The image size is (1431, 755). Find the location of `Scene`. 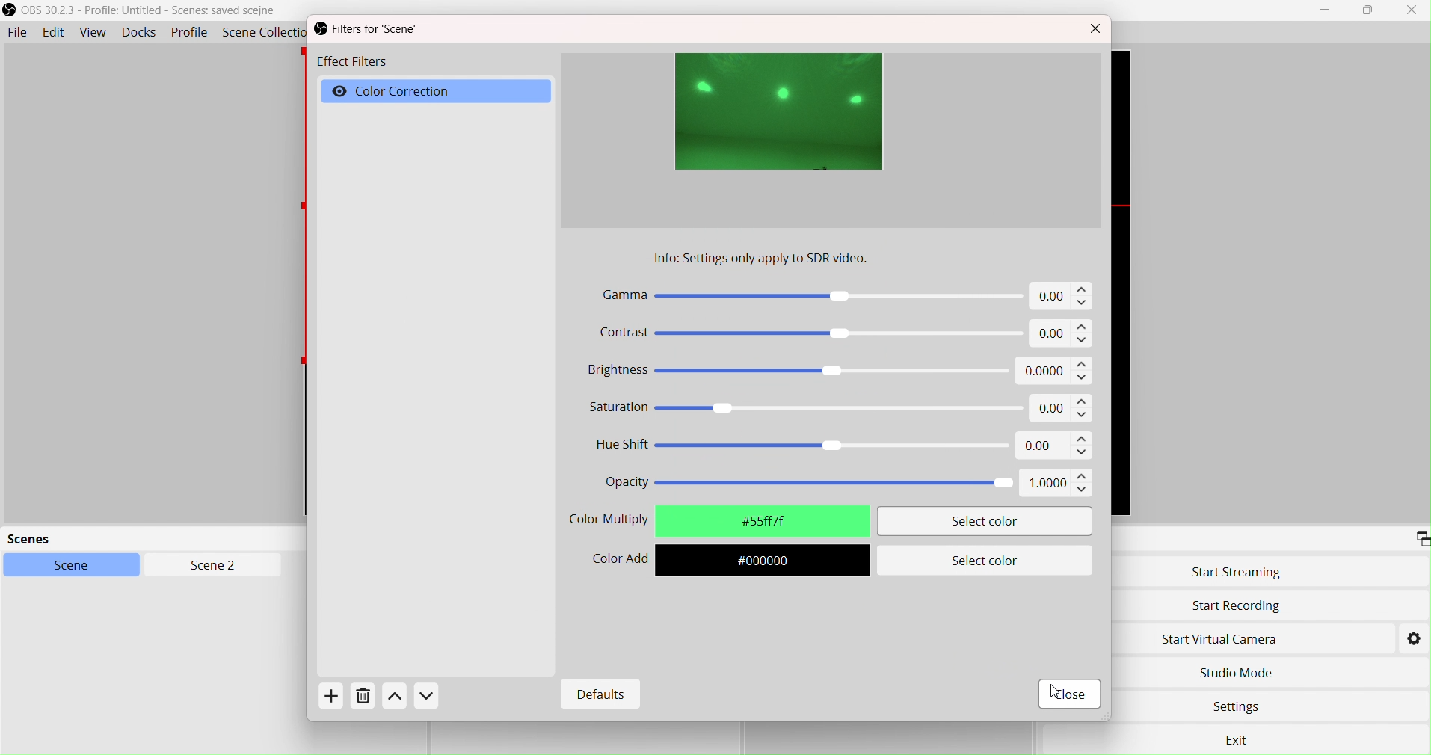

Scene is located at coordinates (80, 566).